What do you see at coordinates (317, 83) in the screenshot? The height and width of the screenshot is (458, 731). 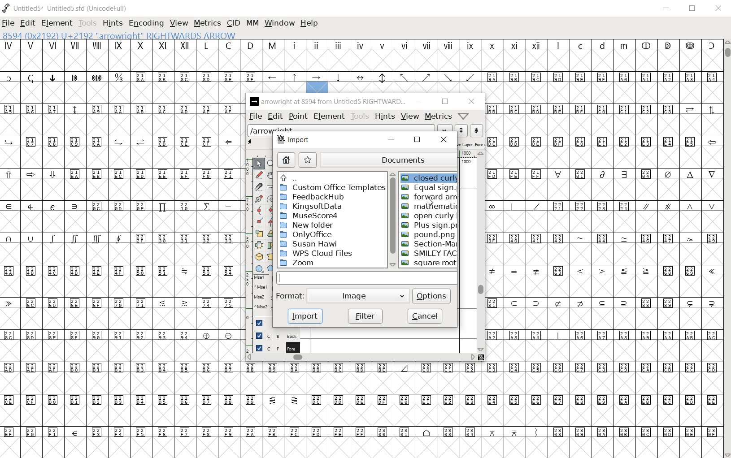 I see `8594 (0x2192) U+2192 "arrowright" RIGHTWARDS ARROW` at bounding box center [317, 83].